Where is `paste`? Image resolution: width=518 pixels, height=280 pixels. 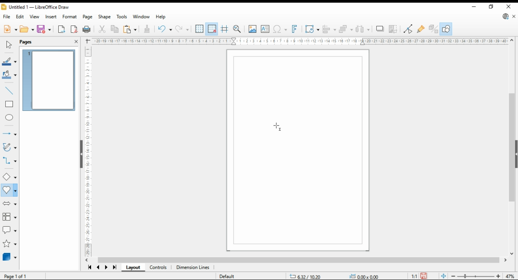
paste is located at coordinates (129, 29).